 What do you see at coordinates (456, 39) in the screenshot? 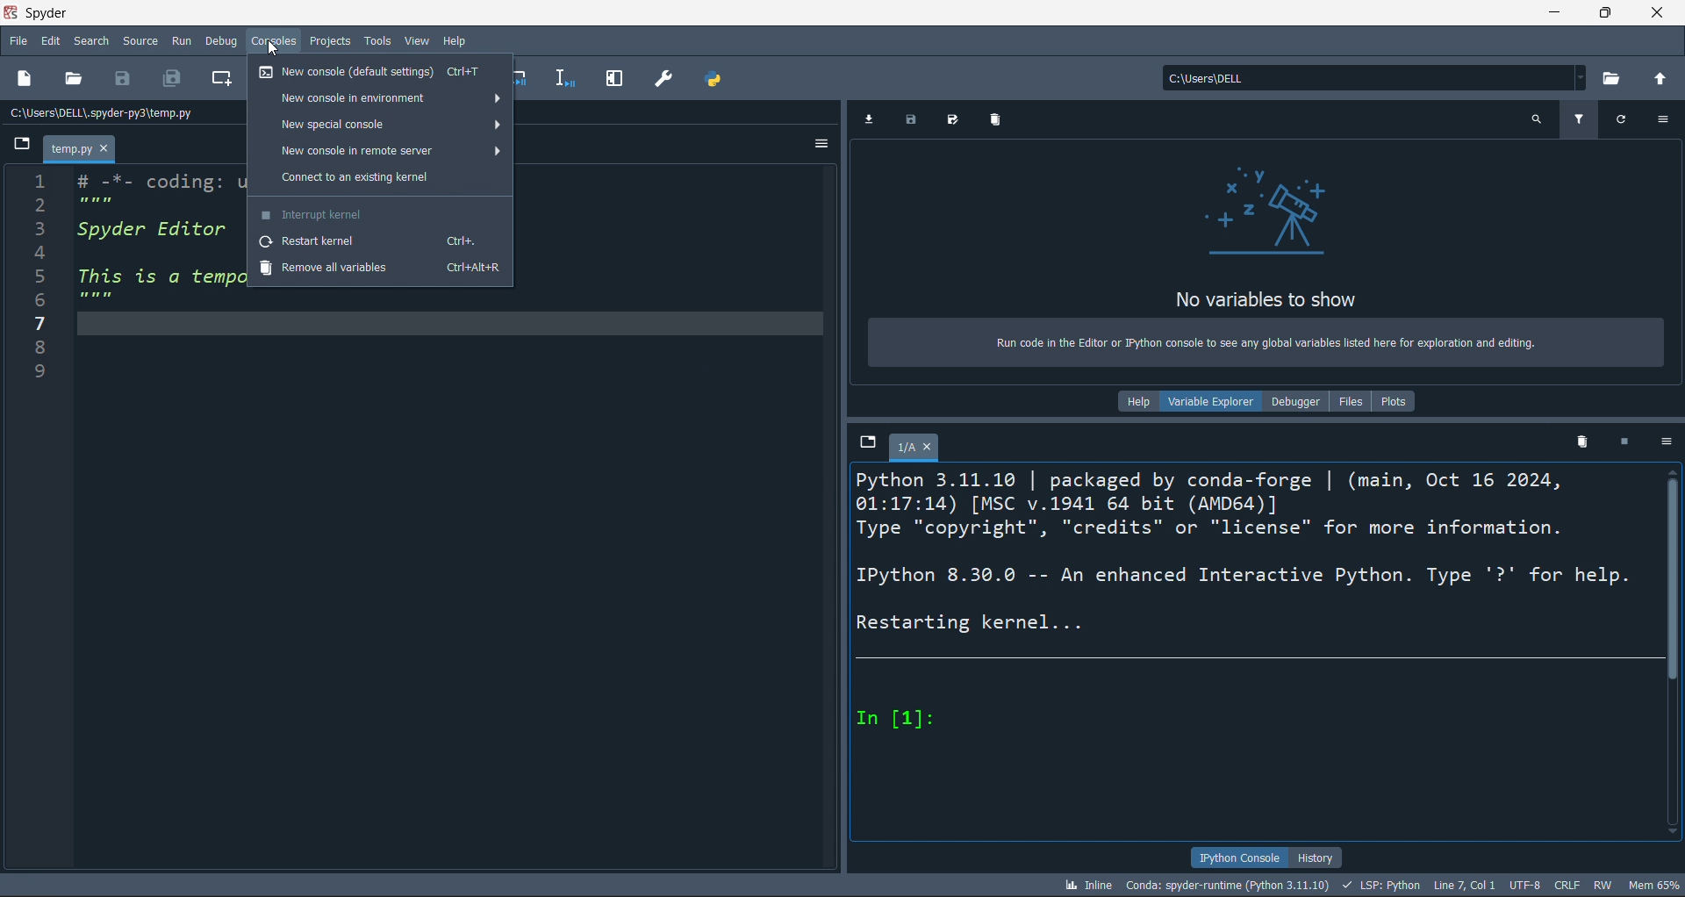
I see `help` at bounding box center [456, 39].